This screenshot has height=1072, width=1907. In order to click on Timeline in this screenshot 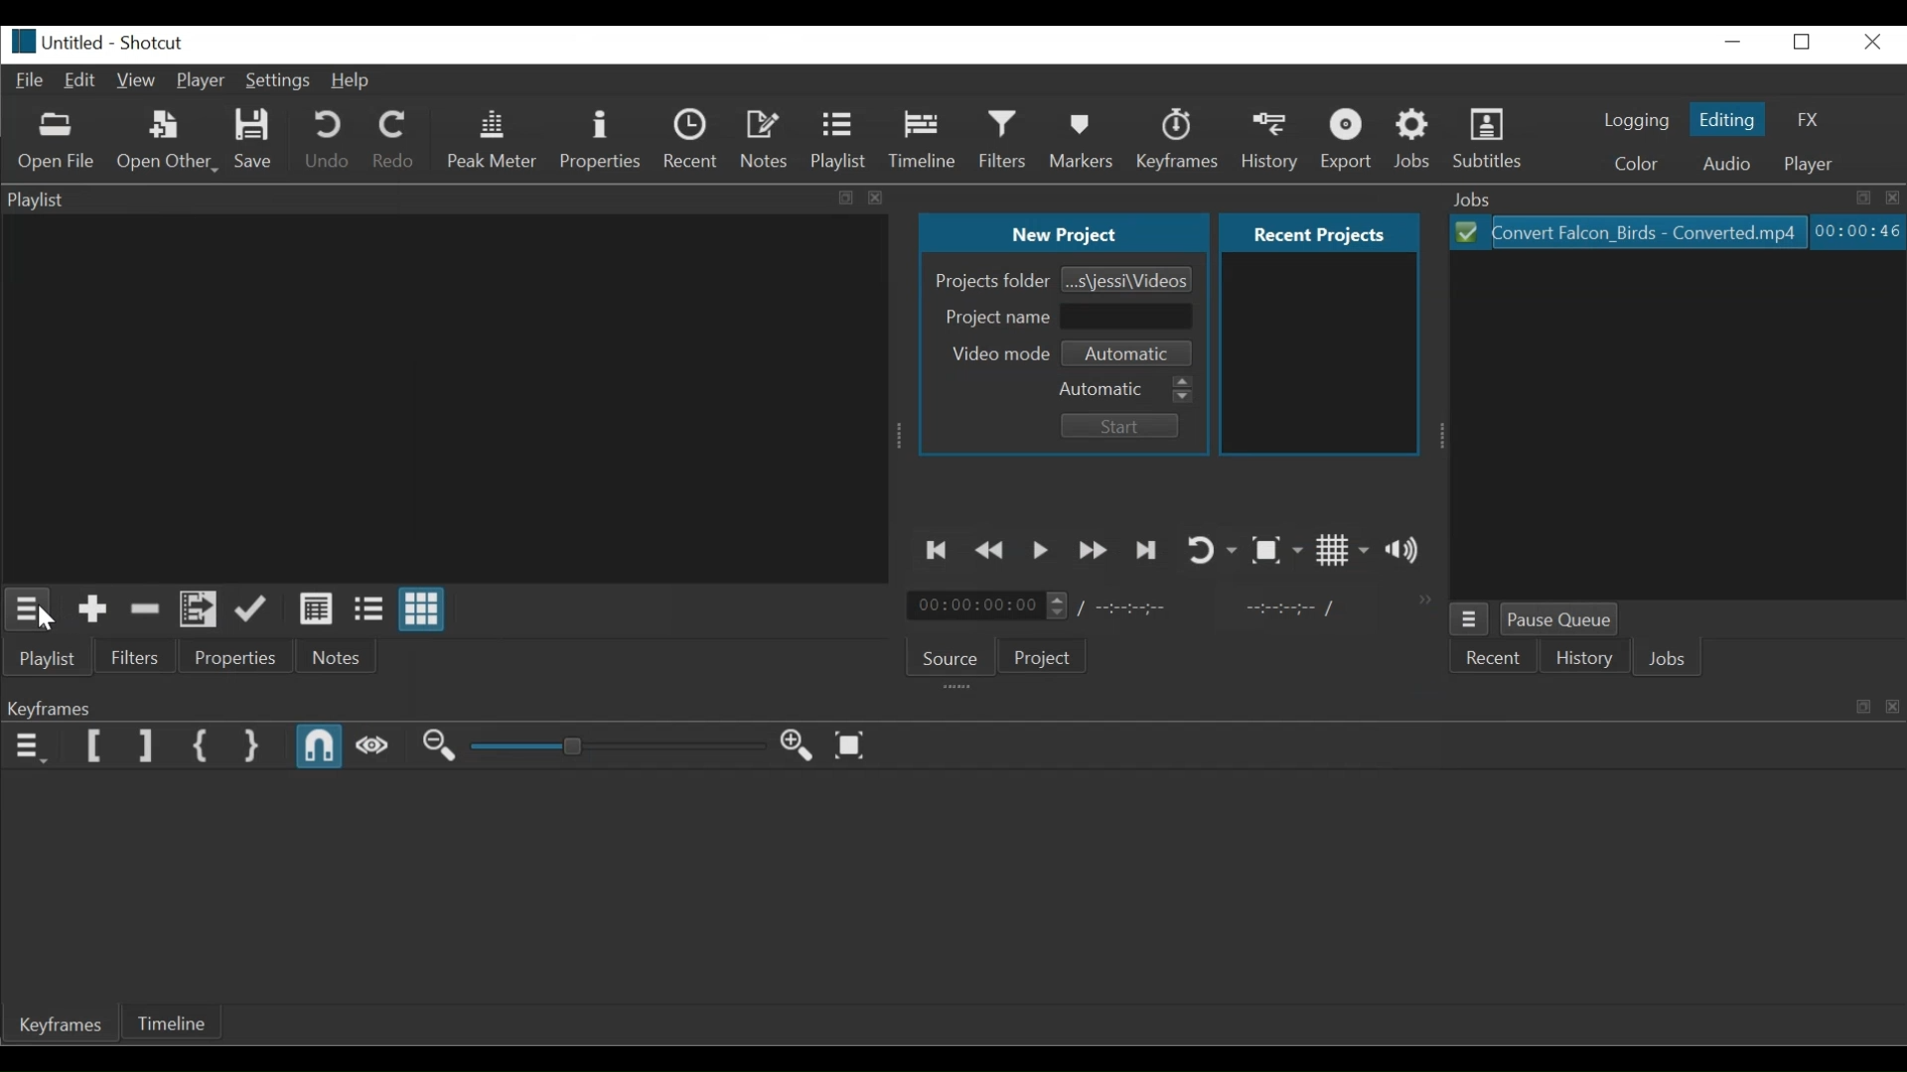, I will do `click(926, 139)`.